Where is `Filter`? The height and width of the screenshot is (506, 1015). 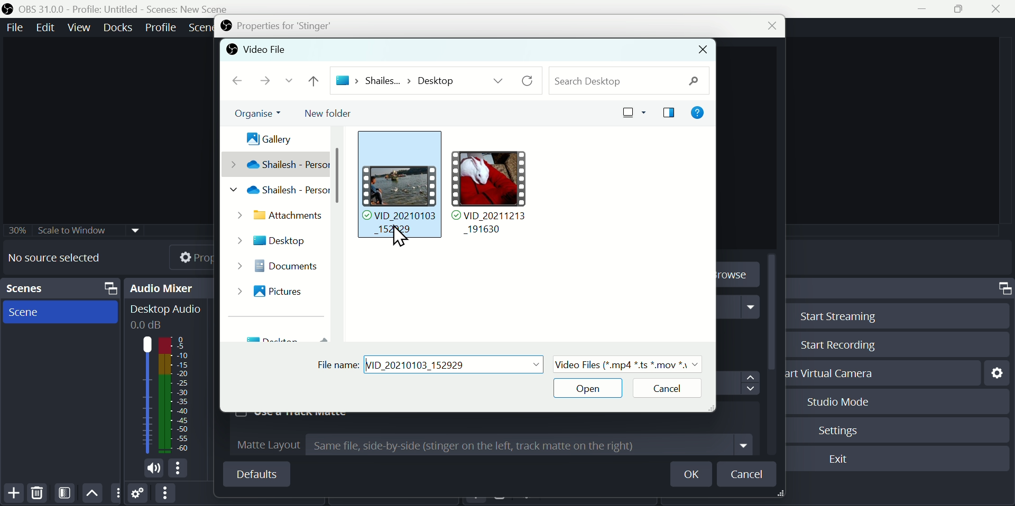 Filter is located at coordinates (67, 493).